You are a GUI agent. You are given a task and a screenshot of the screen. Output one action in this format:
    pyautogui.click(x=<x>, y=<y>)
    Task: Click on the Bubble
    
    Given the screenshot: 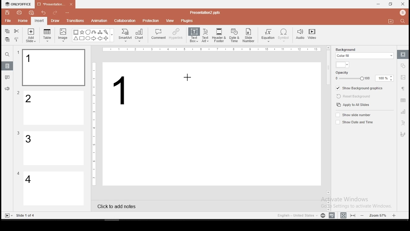 What is the action you would take?
    pyautogui.click(x=88, y=32)
    